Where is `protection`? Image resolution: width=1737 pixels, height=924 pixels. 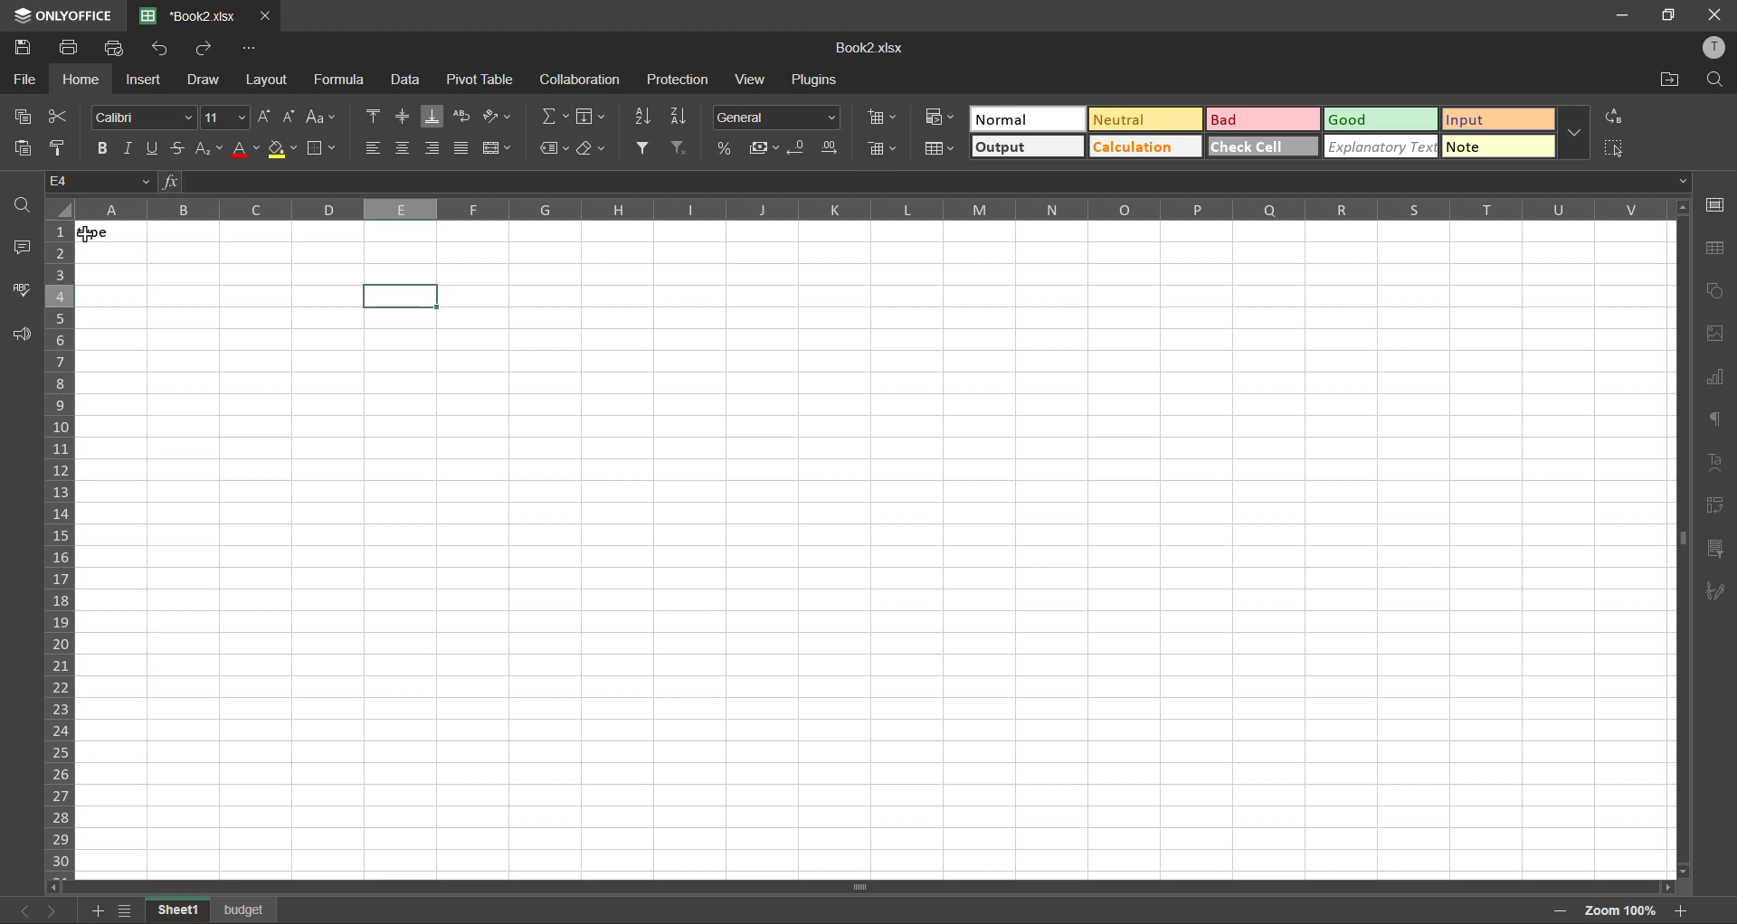
protection is located at coordinates (680, 78).